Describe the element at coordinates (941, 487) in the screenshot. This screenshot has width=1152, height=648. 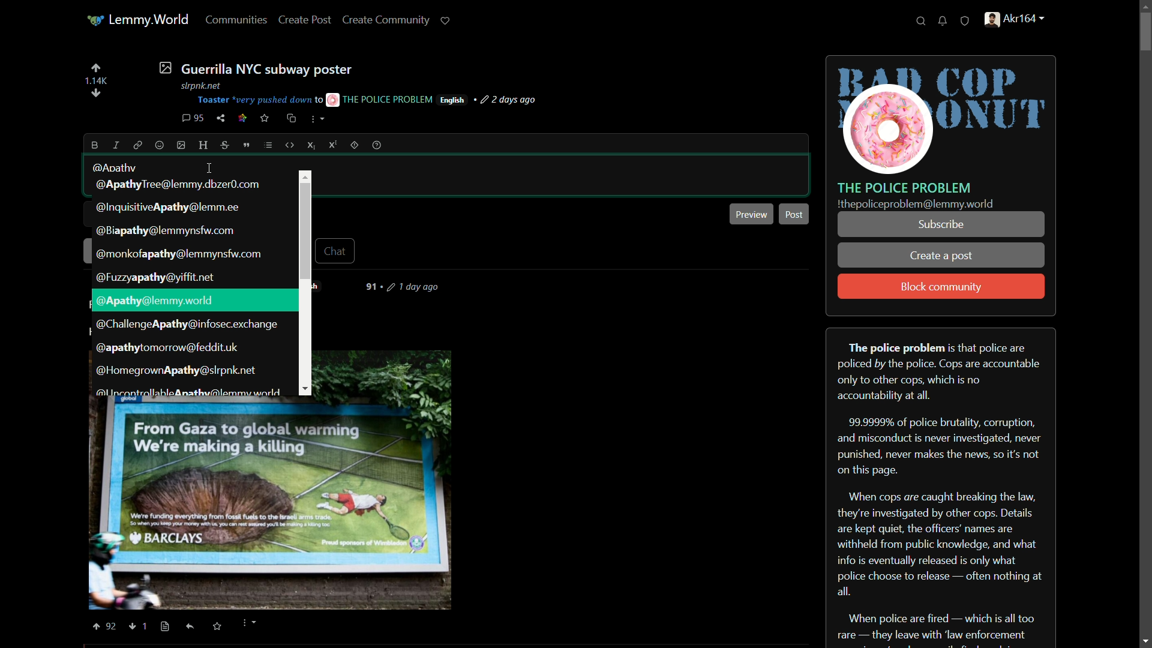
I see `about server` at that location.